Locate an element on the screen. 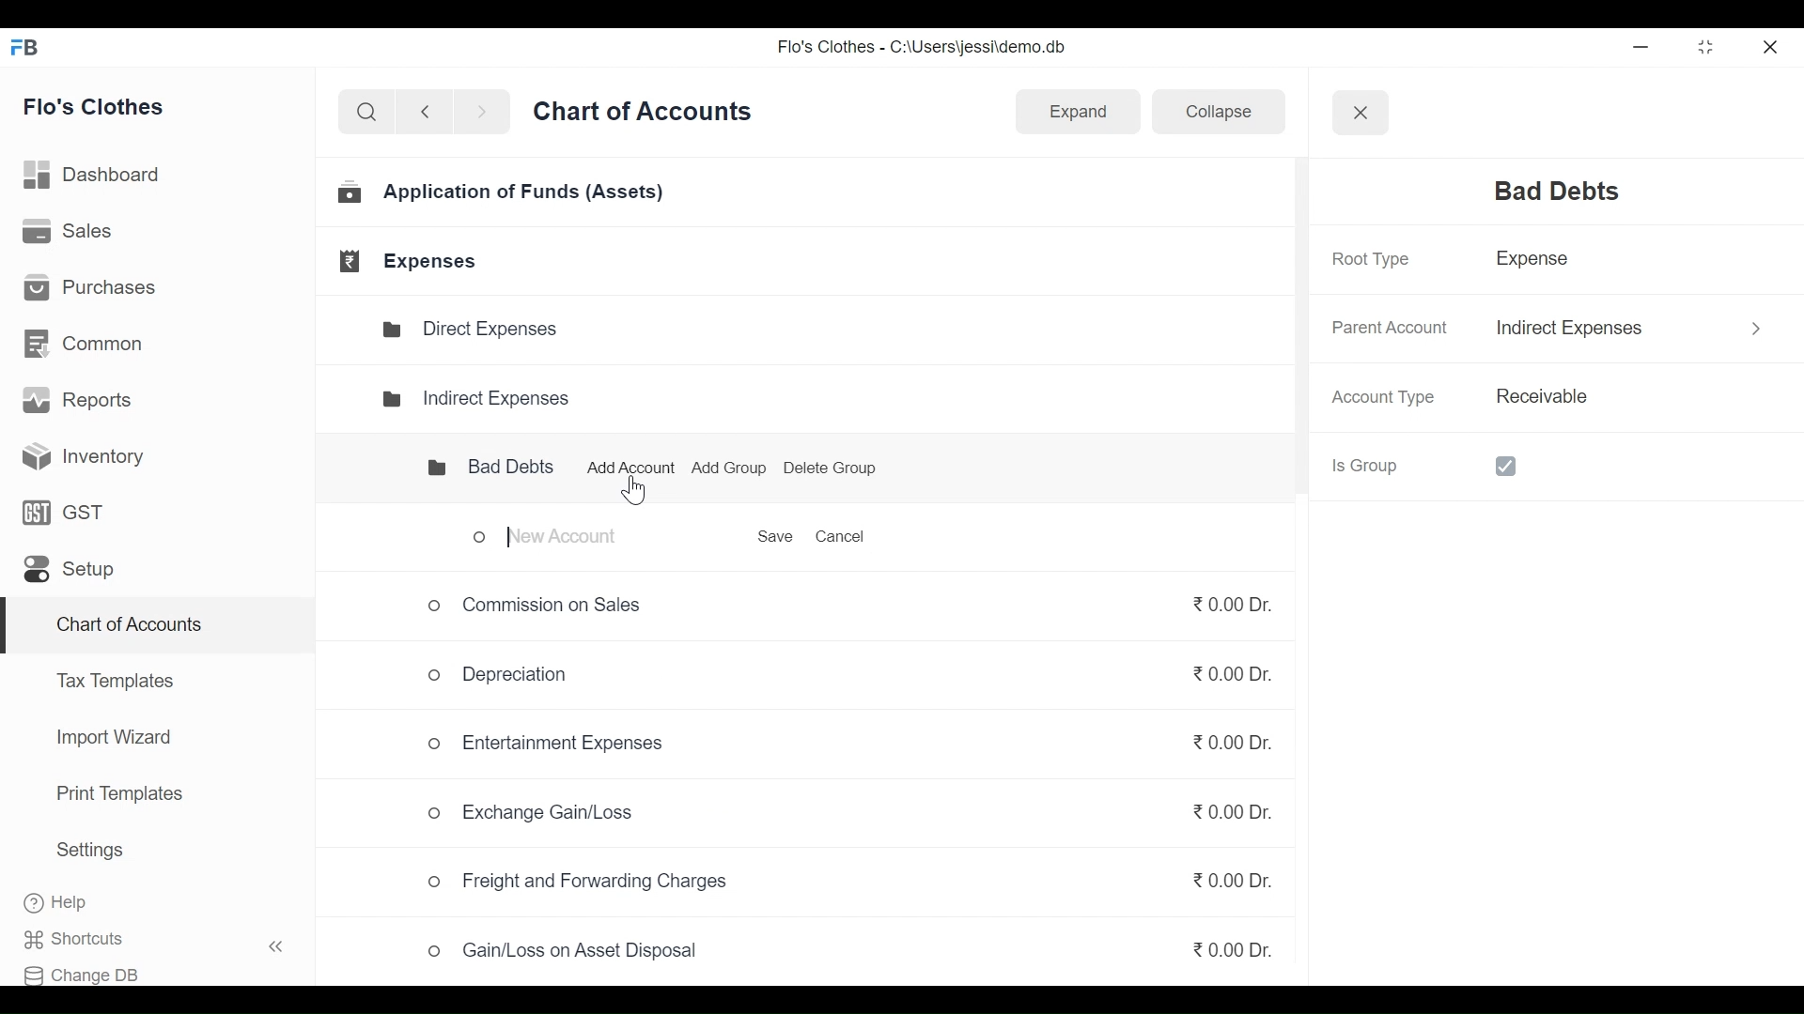 This screenshot has height=1014, width=1804. Indirect Expenses is located at coordinates (1574, 328).